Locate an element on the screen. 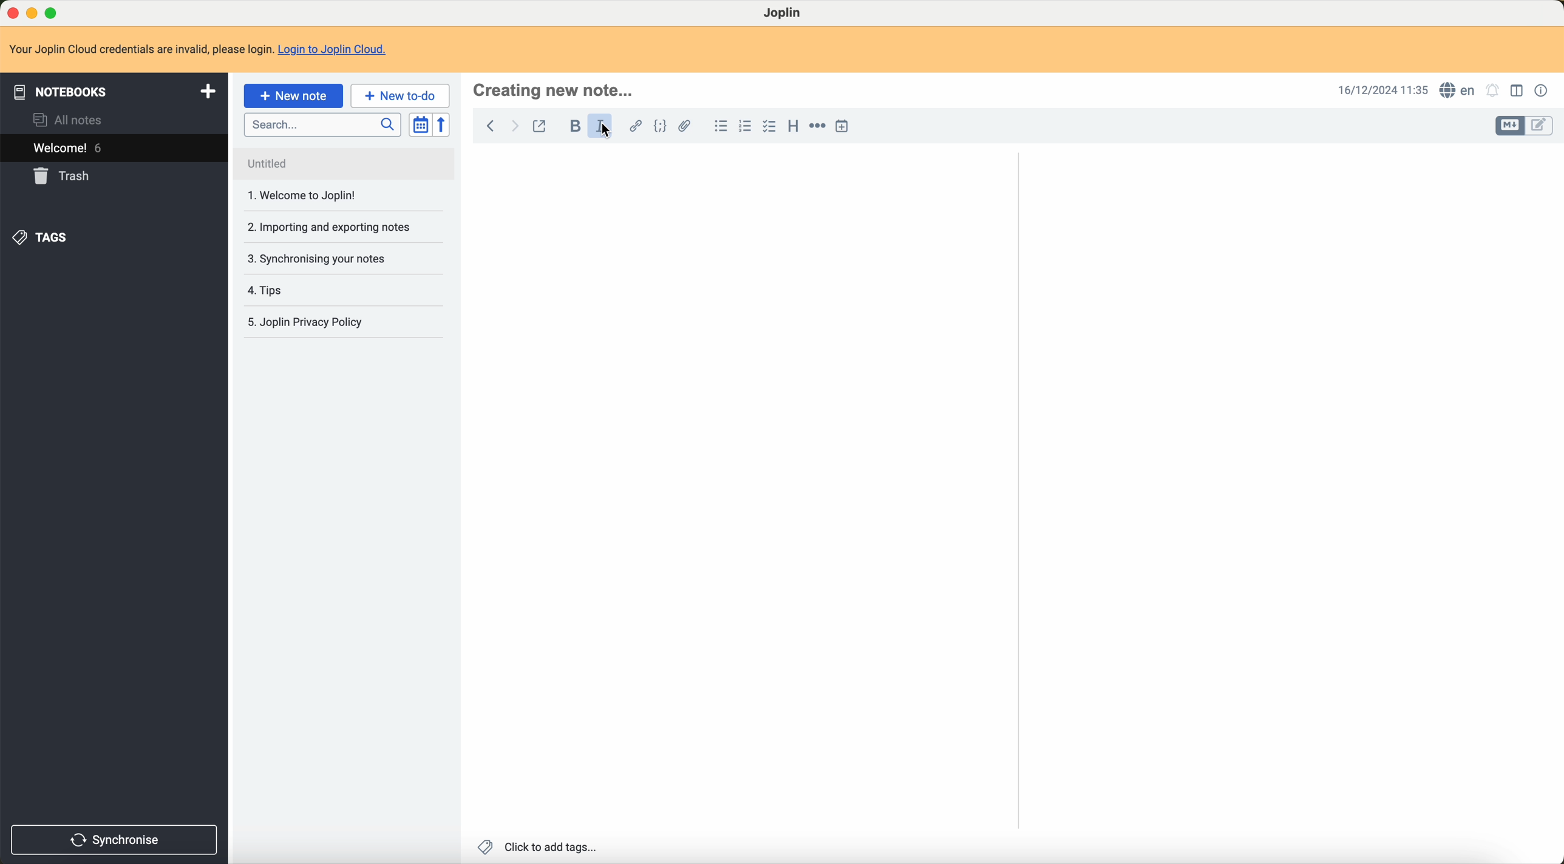 The image size is (1564, 864). horizontal rule is located at coordinates (817, 126).